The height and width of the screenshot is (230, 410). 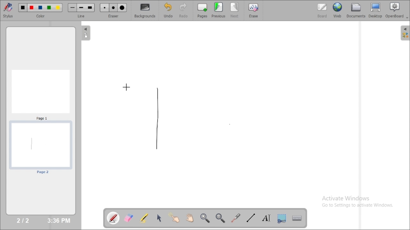 I want to click on desktop, so click(x=376, y=10).